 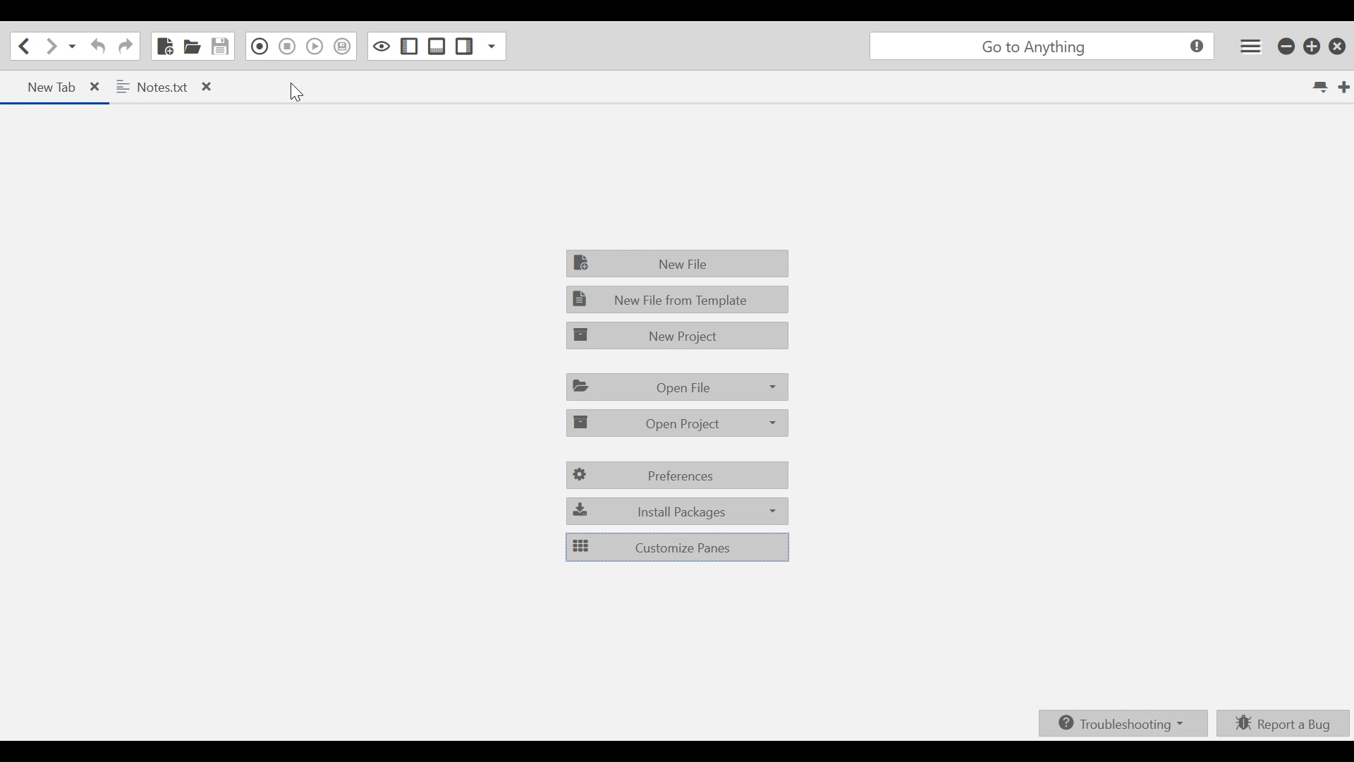 What do you see at coordinates (1123, 722) in the screenshot?
I see `Troubleshooting` at bounding box center [1123, 722].